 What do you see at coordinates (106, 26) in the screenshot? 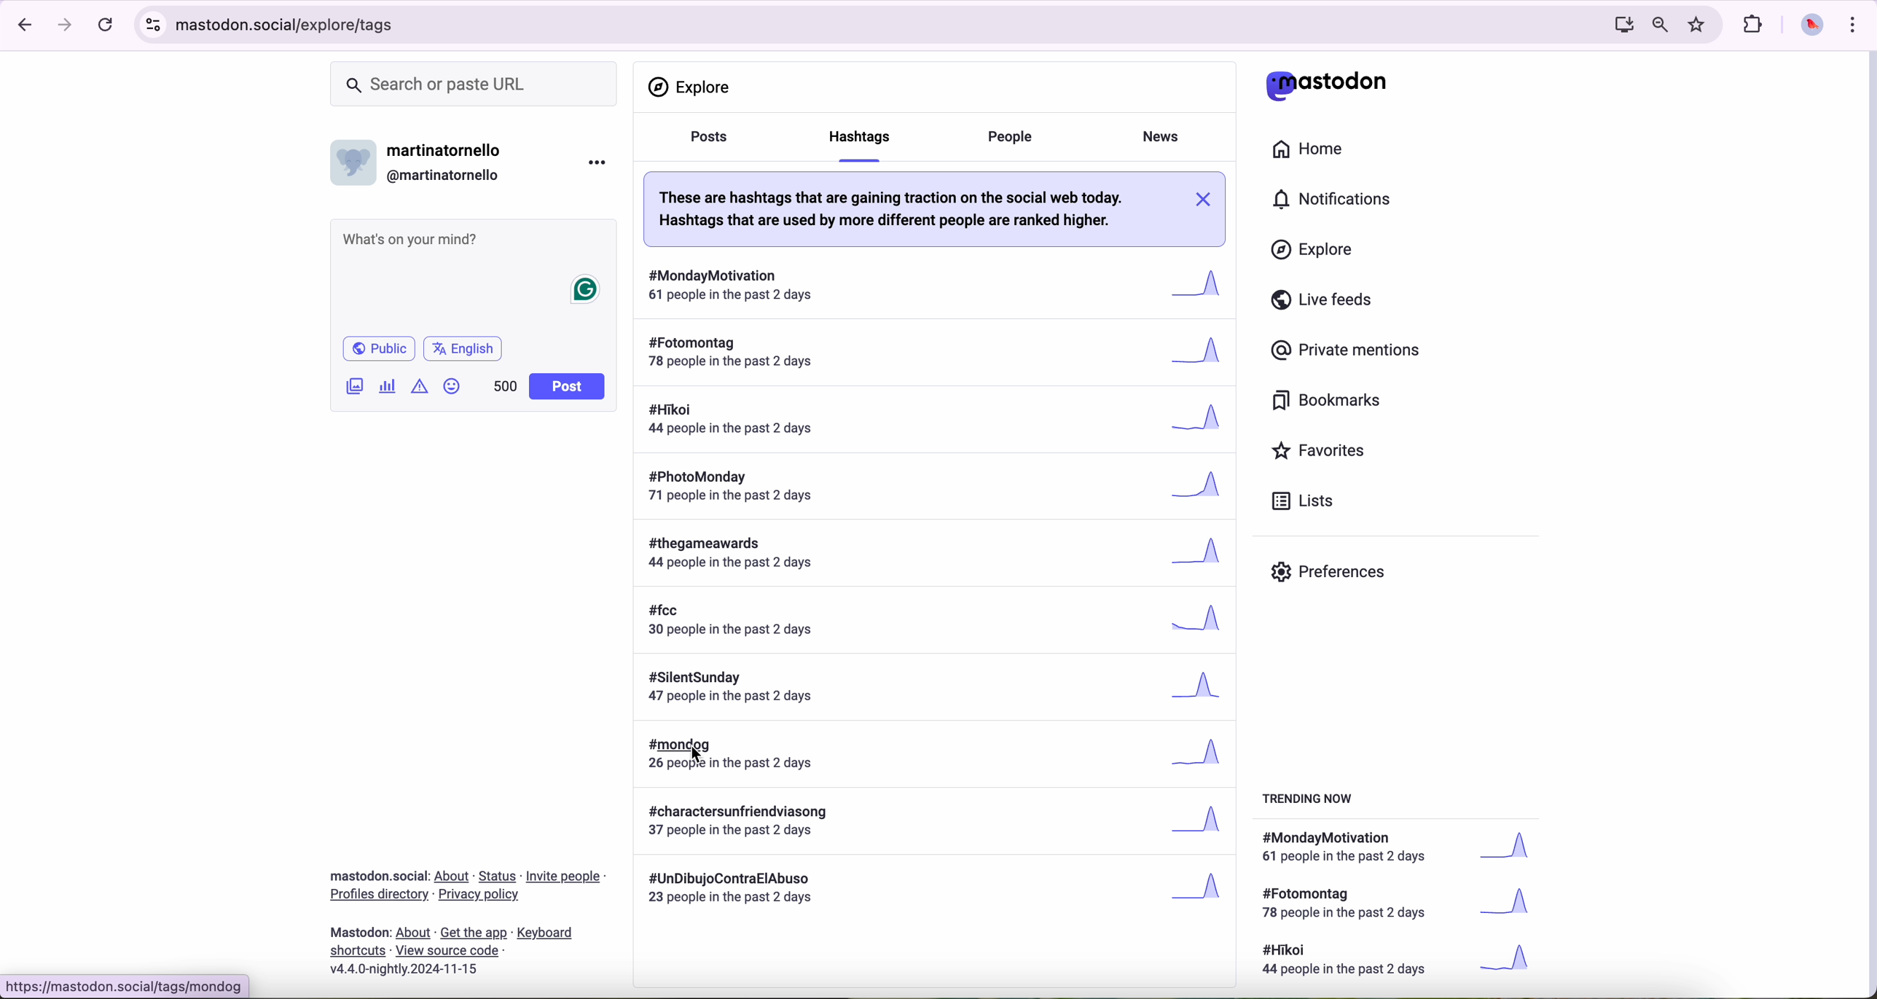
I see `refresh the page` at bounding box center [106, 26].